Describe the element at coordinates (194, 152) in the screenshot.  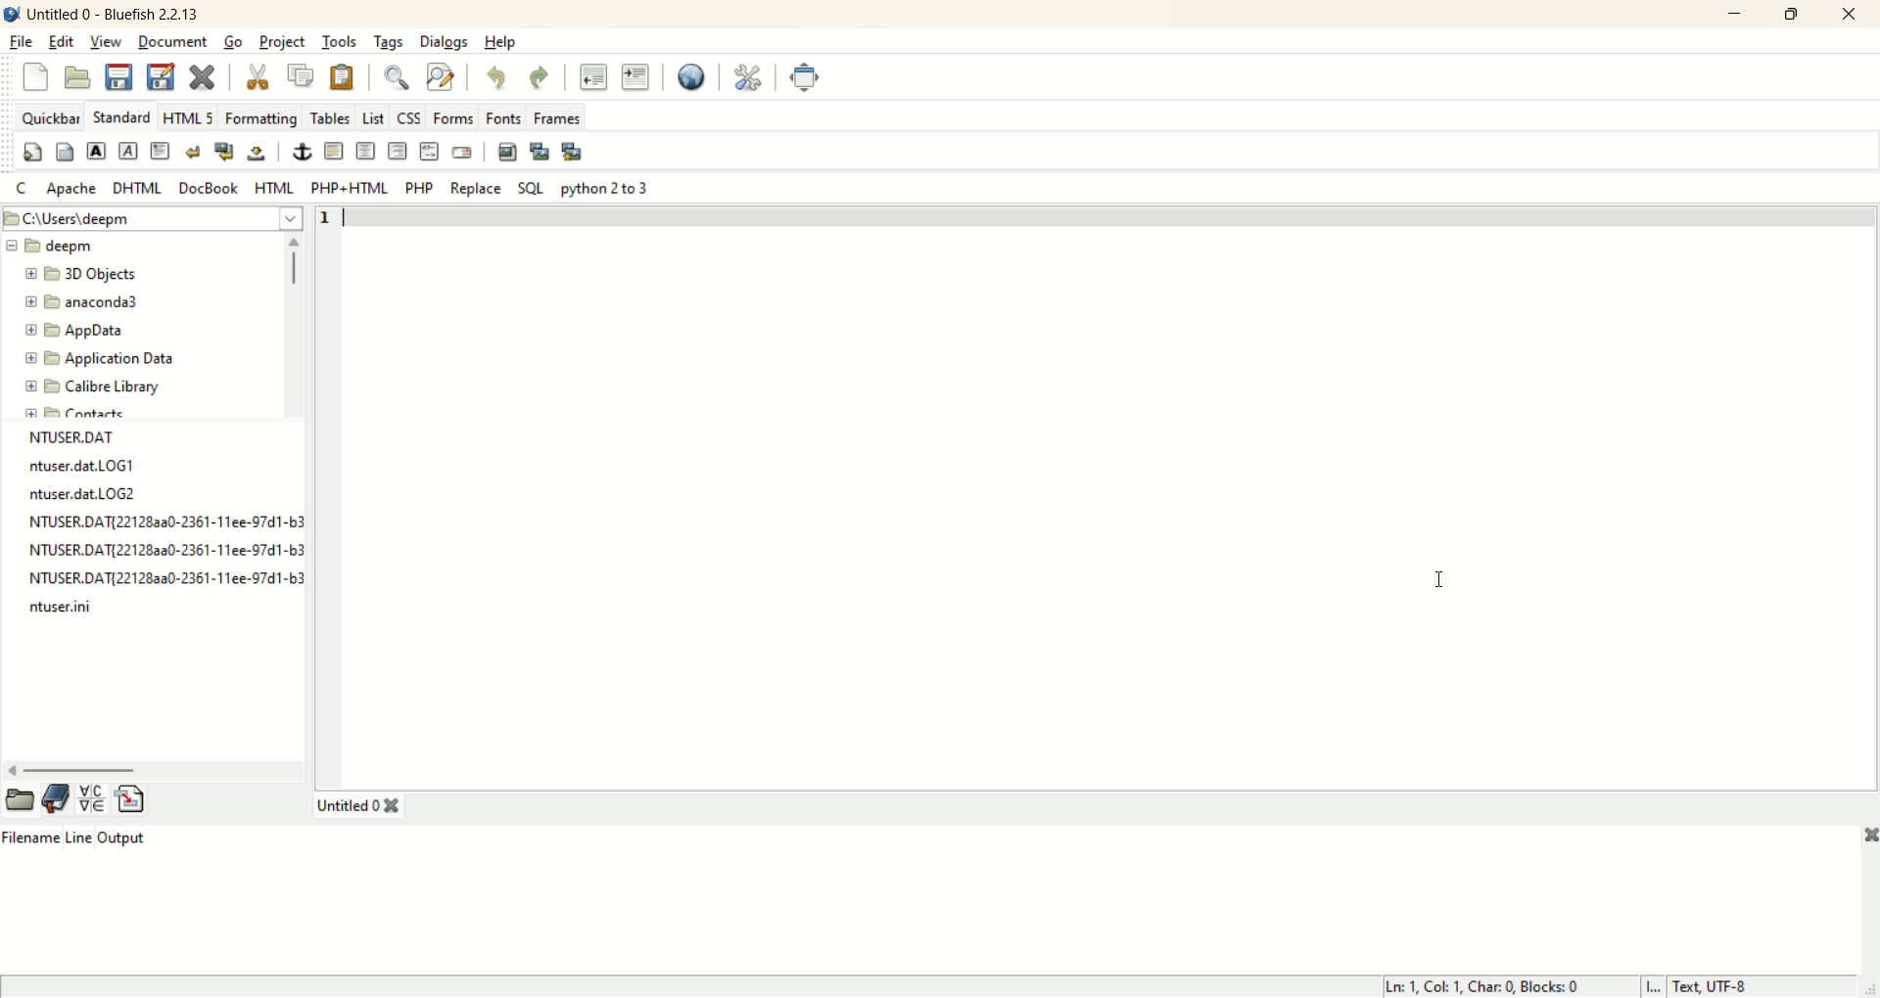
I see `break` at that location.